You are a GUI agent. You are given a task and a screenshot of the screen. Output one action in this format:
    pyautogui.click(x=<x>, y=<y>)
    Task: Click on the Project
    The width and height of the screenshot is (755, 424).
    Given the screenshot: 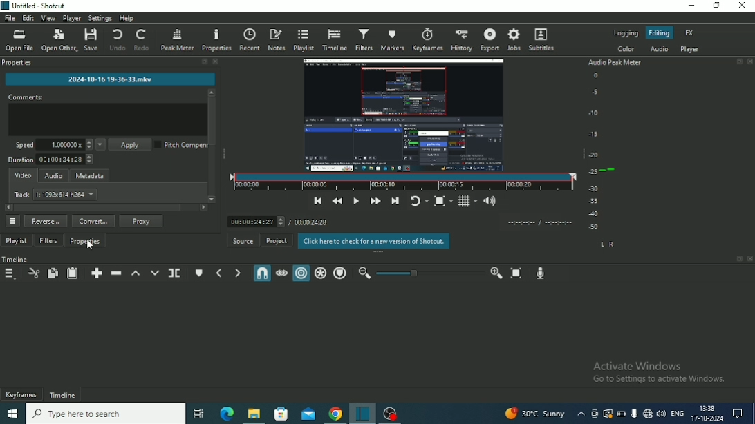 What is the action you would take?
    pyautogui.click(x=276, y=240)
    